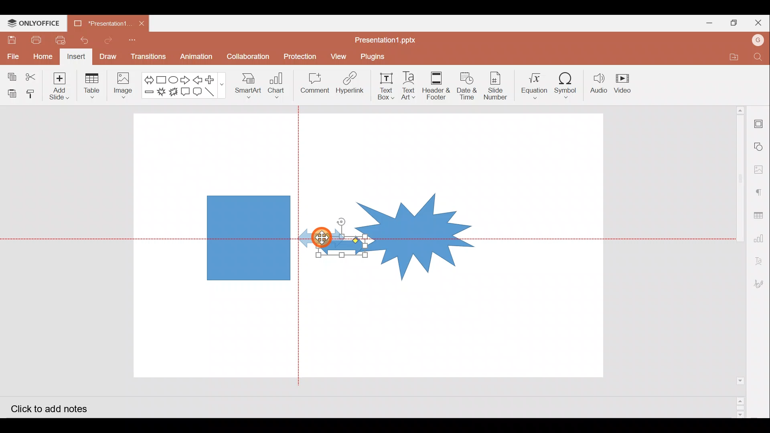  I want to click on Right arrow, so click(186, 79).